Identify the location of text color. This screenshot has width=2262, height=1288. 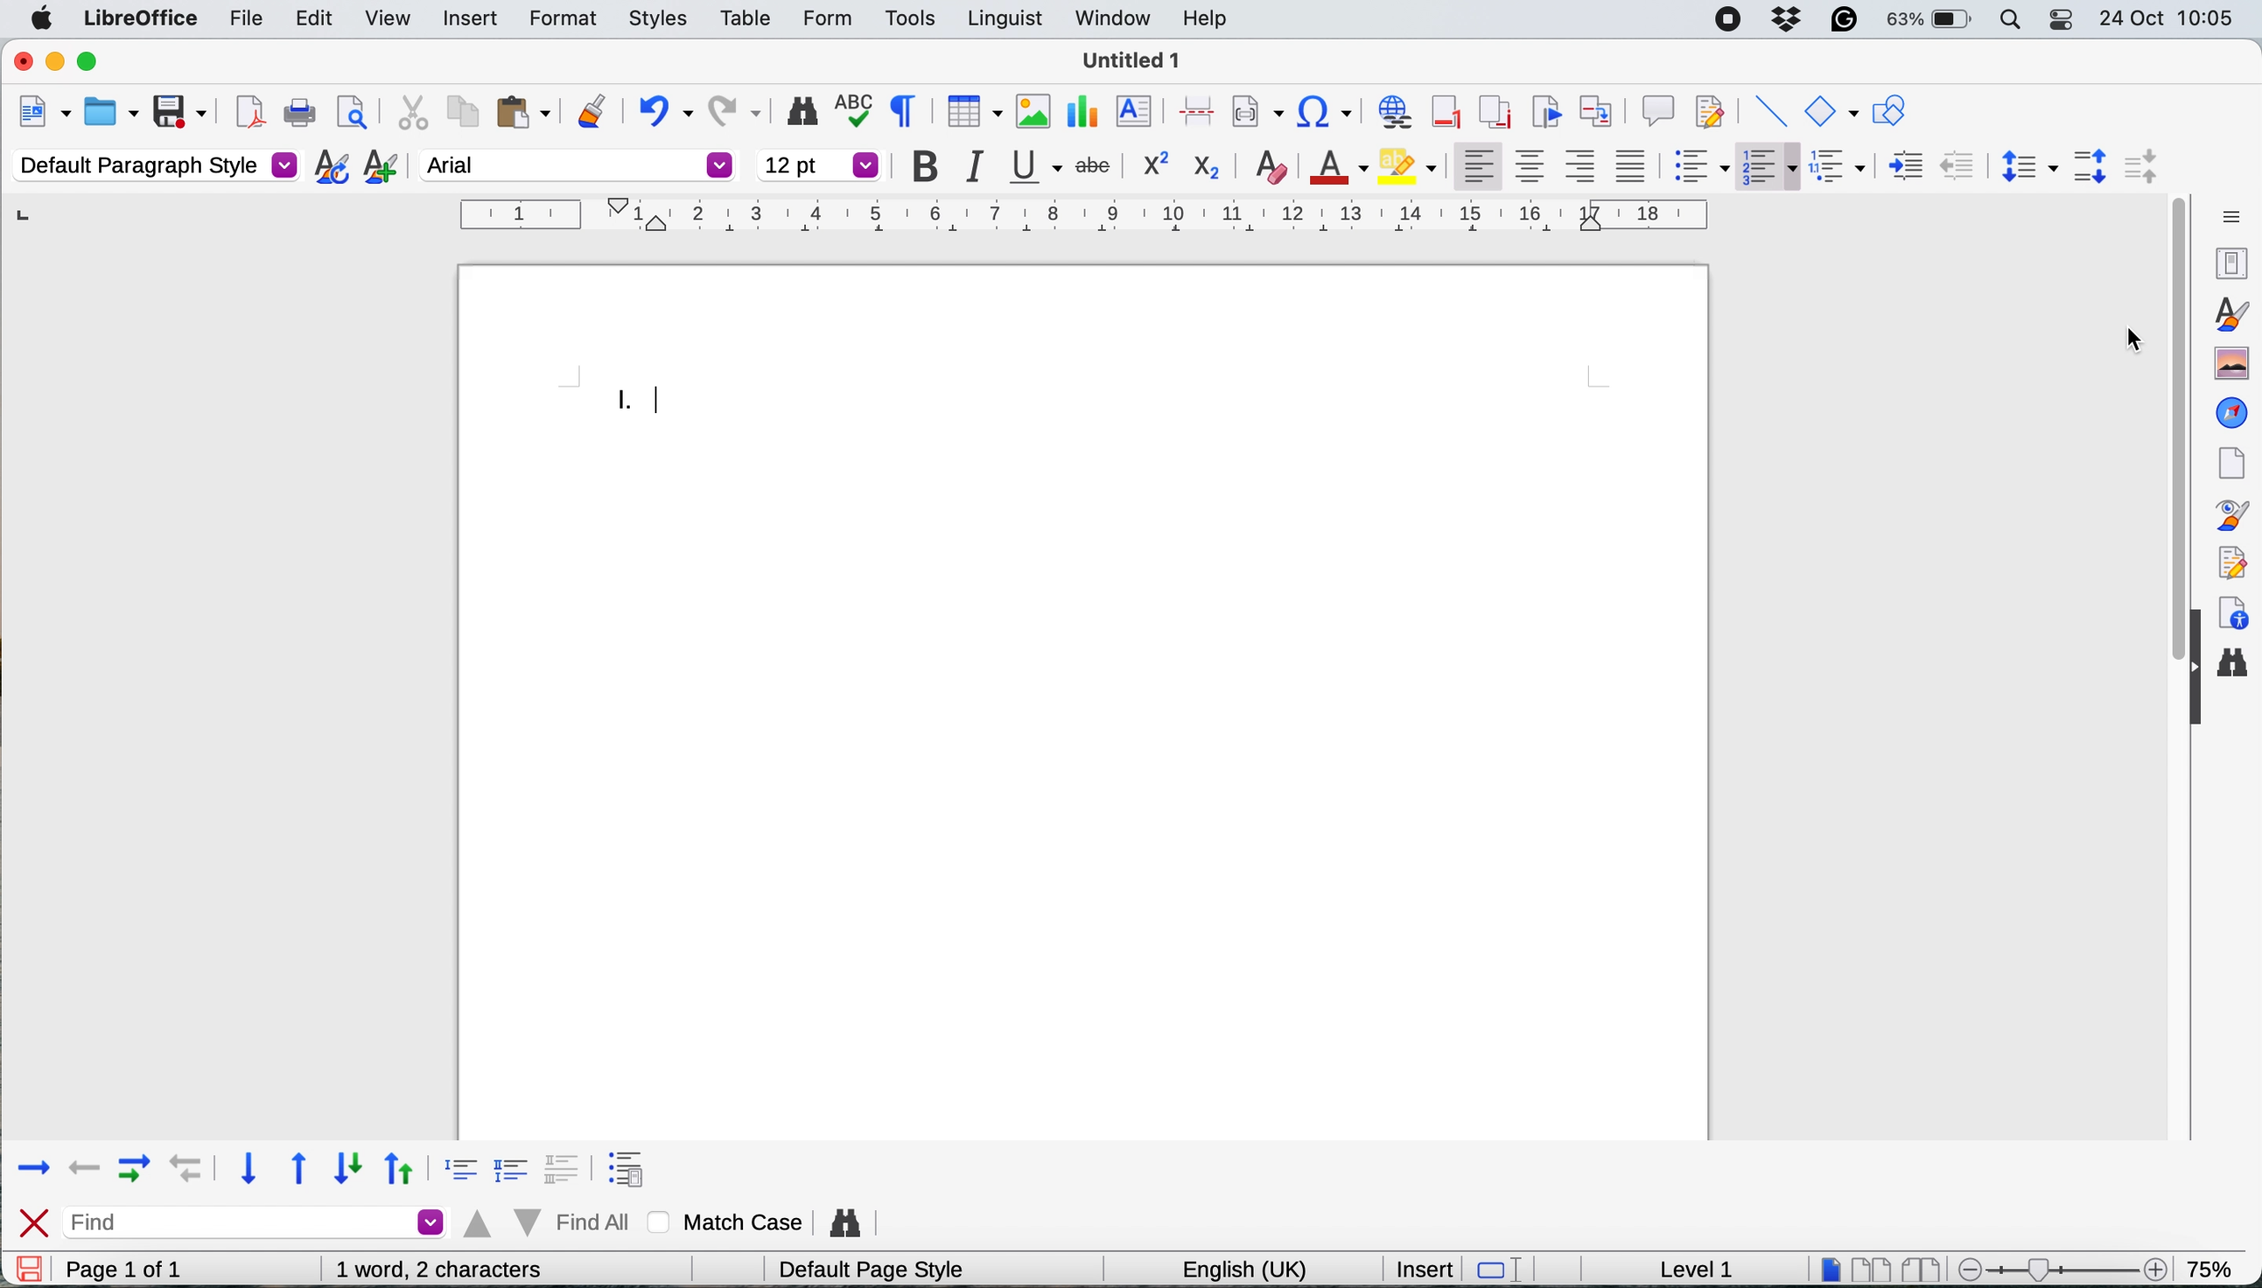
(1335, 165).